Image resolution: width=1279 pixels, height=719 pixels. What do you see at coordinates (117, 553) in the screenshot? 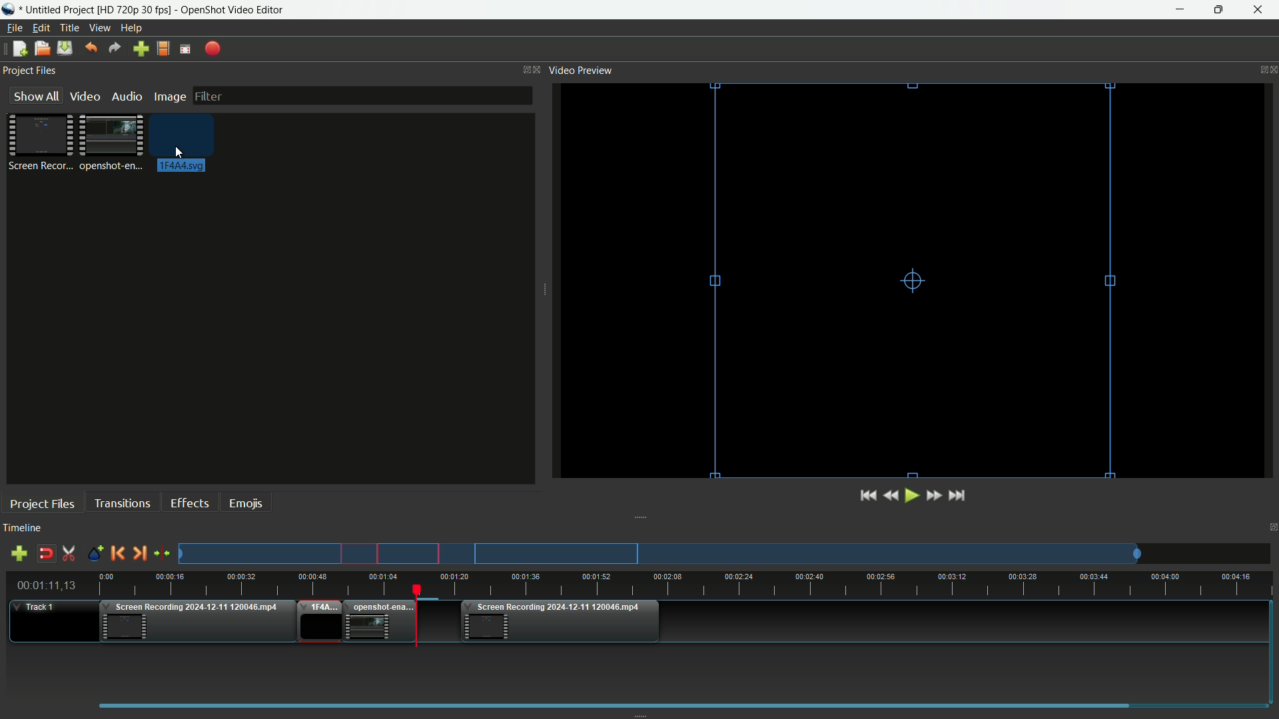
I see `Previous marker` at bounding box center [117, 553].